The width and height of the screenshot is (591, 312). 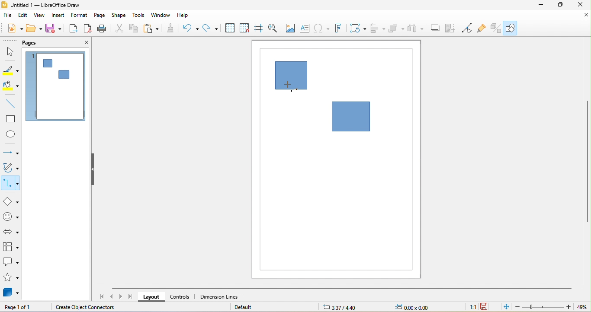 What do you see at coordinates (305, 28) in the screenshot?
I see `text box` at bounding box center [305, 28].